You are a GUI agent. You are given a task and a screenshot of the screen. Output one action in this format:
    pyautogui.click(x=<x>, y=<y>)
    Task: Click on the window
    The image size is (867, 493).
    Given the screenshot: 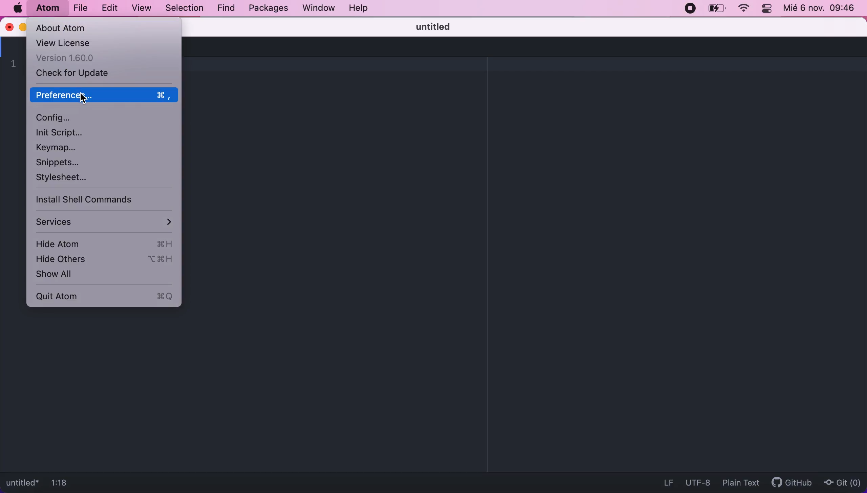 What is the action you would take?
    pyautogui.click(x=318, y=8)
    